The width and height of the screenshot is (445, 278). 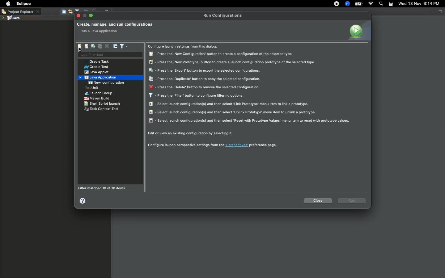 What do you see at coordinates (224, 15) in the screenshot?
I see `Run configurations` at bounding box center [224, 15].